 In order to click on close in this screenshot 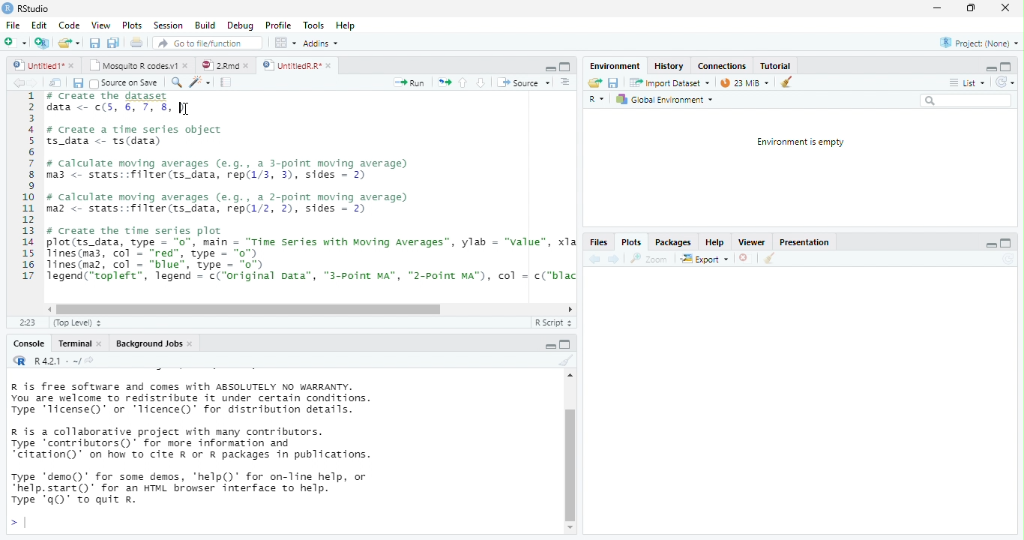, I will do `click(746, 259)`.